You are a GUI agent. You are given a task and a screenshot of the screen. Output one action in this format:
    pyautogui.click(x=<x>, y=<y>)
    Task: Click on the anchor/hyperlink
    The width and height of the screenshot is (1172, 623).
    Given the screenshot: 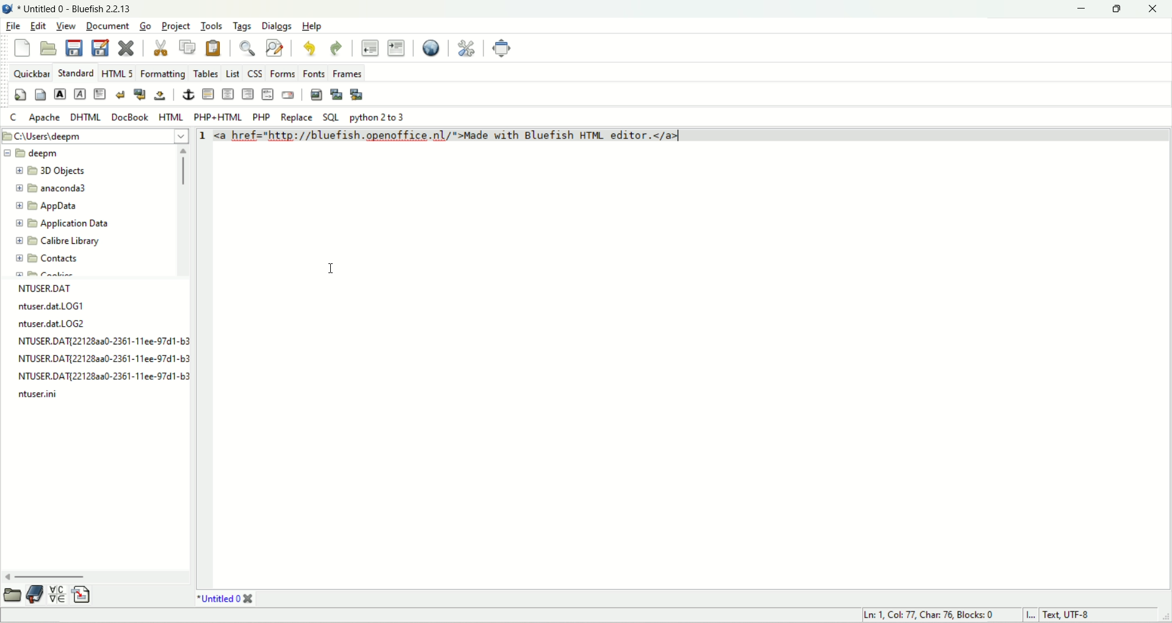 What is the action you would take?
    pyautogui.click(x=190, y=95)
    